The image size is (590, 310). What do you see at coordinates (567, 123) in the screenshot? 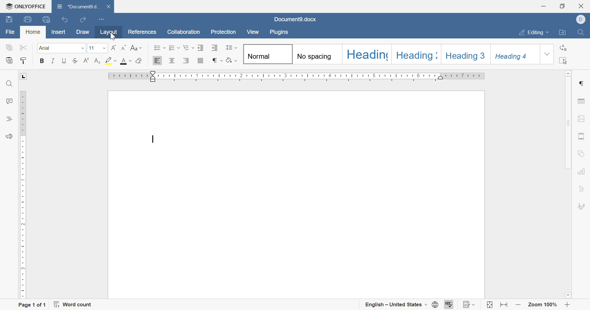
I see `scroll bar` at bounding box center [567, 123].